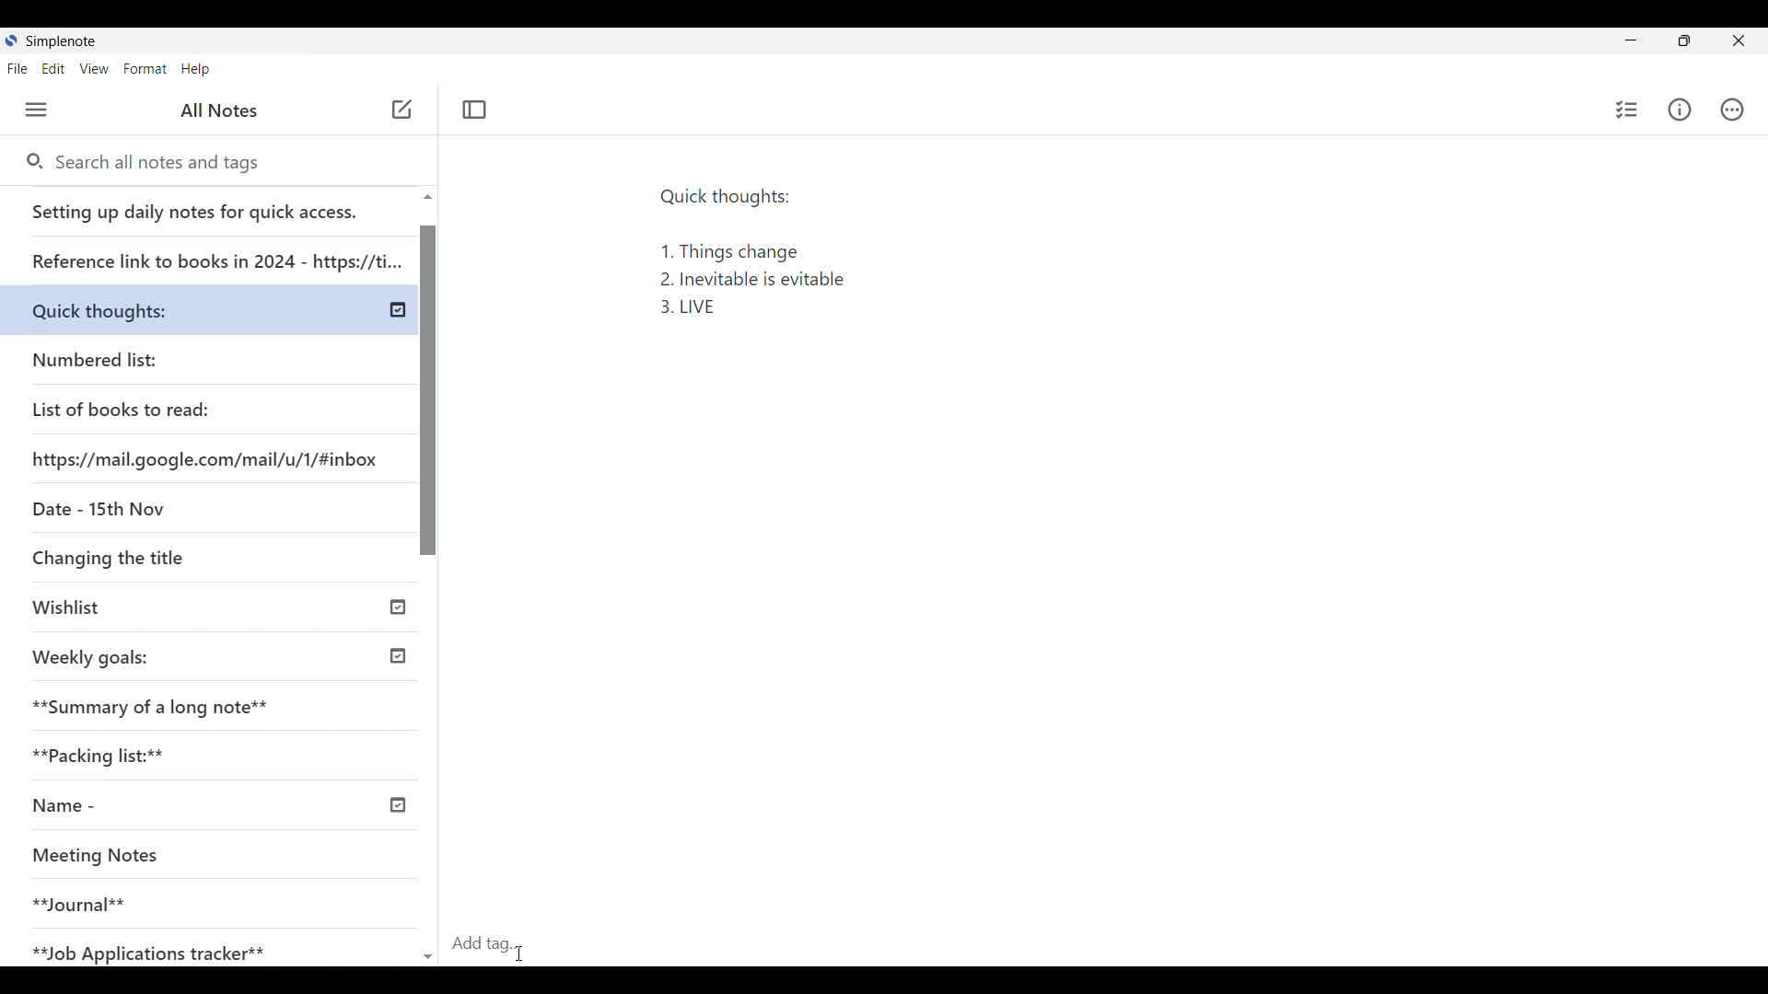 The width and height of the screenshot is (1768, 994). Describe the element at coordinates (767, 260) in the screenshot. I see `Quick thoughts:

1. Things change

2. Inevitable is evitable
3. LIVE` at that location.